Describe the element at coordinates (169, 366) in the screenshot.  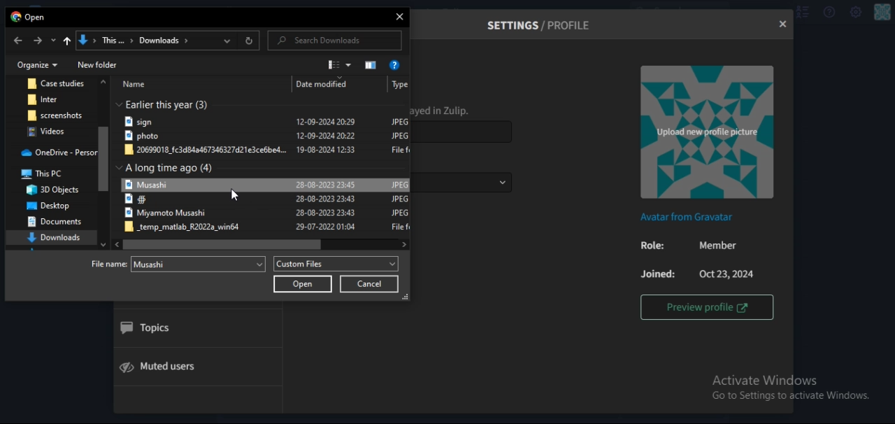
I see `Muted users` at that location.